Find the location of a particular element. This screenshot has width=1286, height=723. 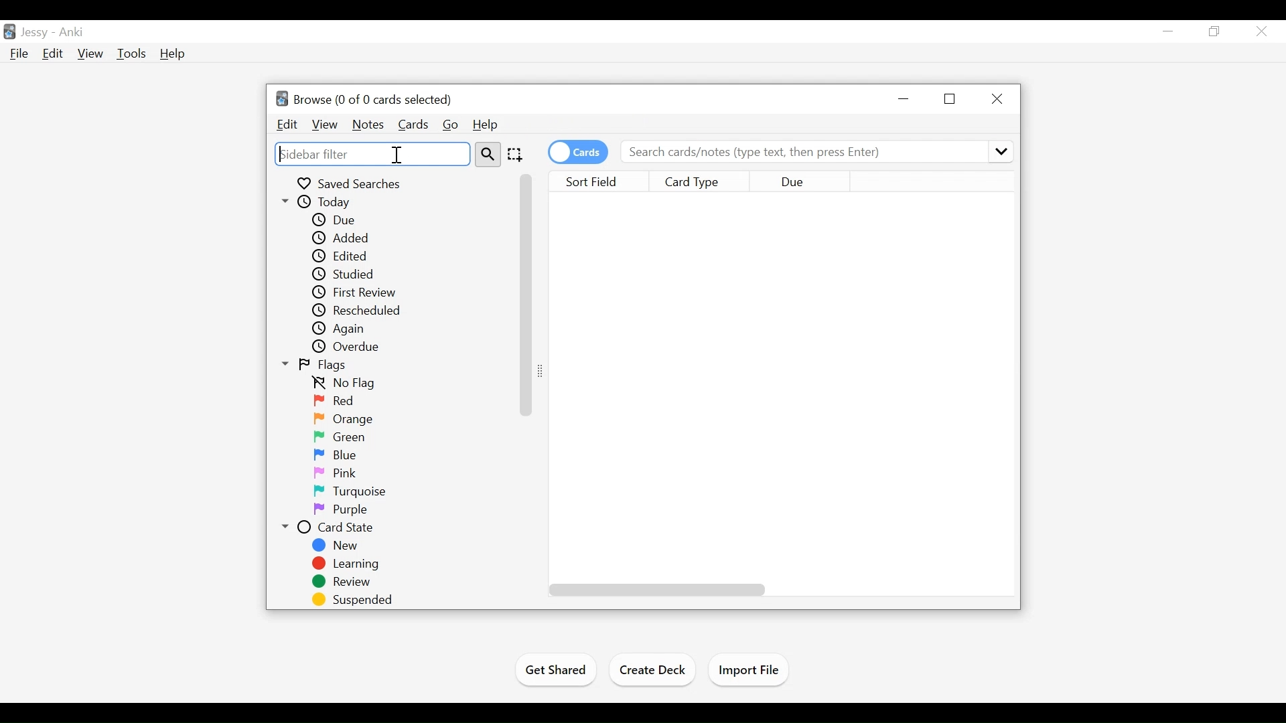

Learning is located at coordinates (346, 564).